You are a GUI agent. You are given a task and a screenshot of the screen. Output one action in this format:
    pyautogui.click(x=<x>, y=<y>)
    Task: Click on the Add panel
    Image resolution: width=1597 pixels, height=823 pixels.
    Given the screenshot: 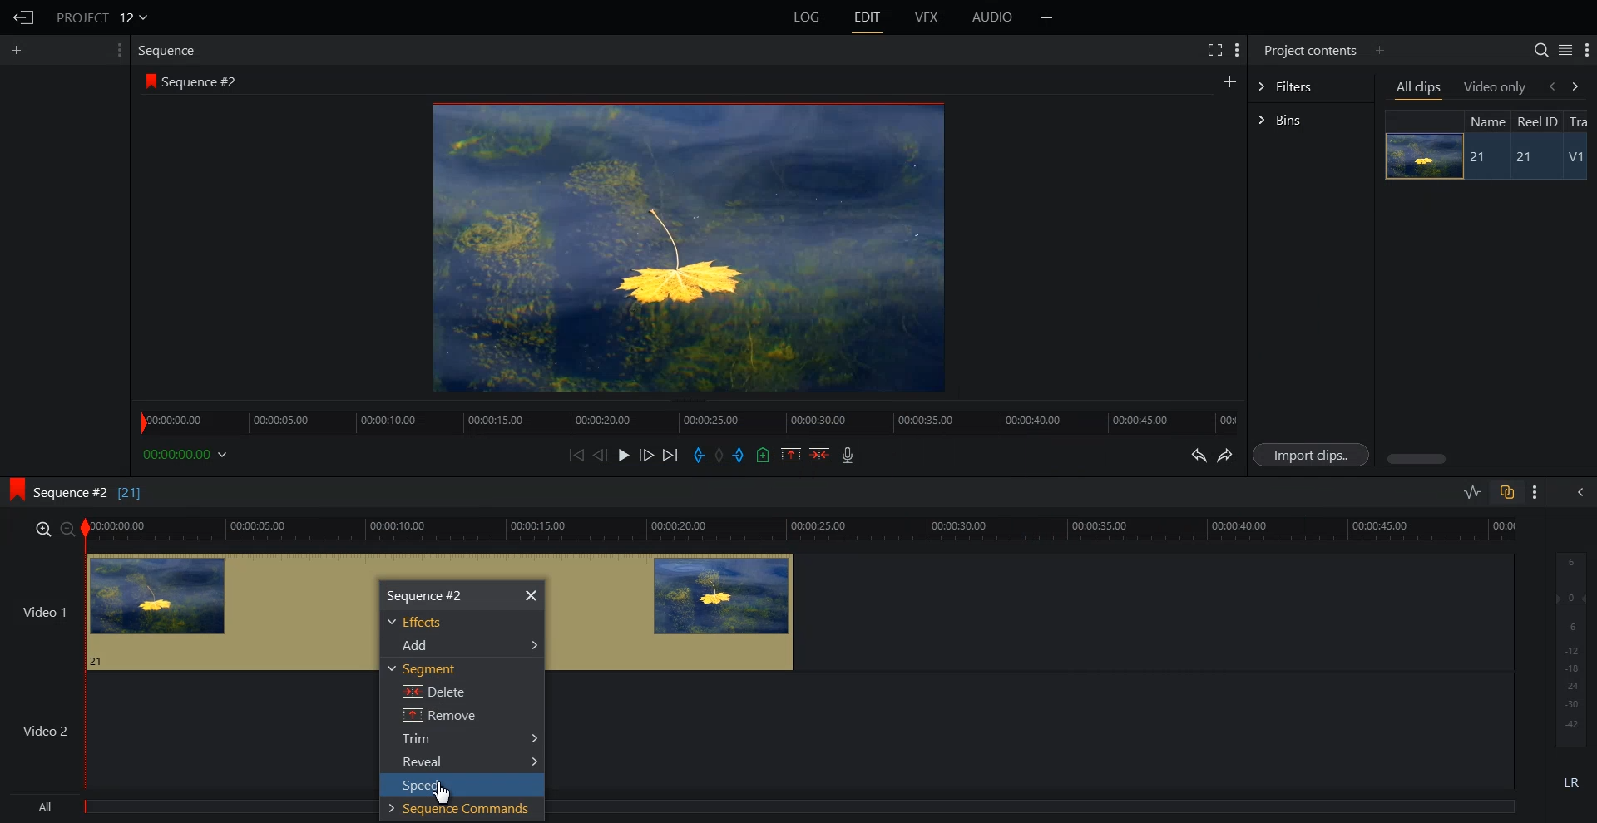 What is the action you would take?
    pyautogui.click(x=21, y=50)
    